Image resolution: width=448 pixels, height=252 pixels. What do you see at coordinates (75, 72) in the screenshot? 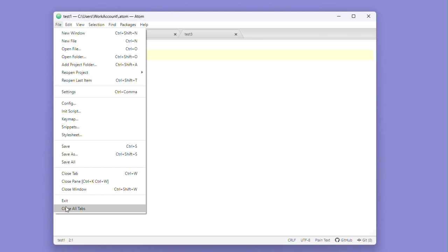
I see `Reopen project` at bounding box center [75, 72].